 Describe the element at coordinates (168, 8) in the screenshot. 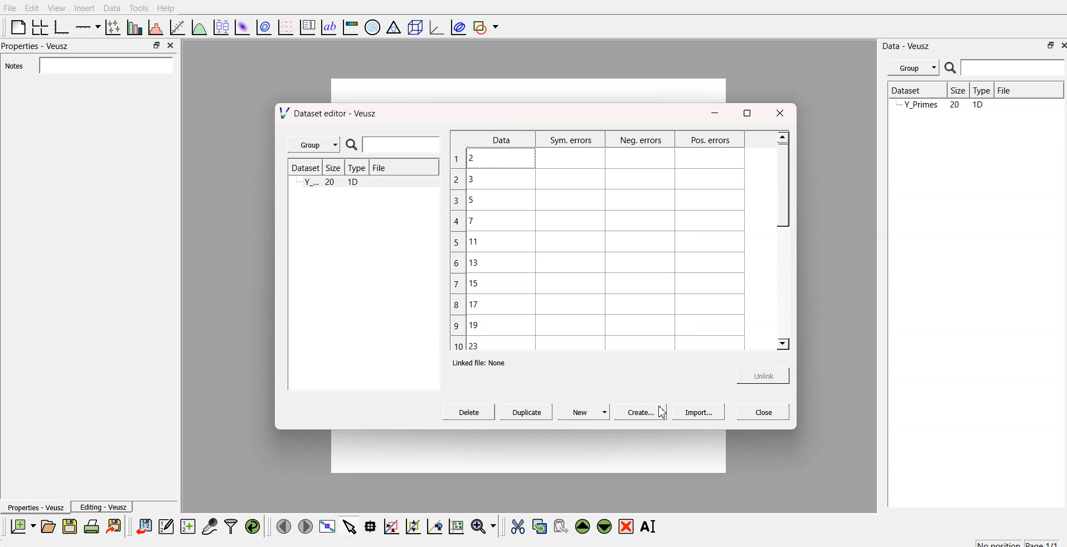

I see `Help` at that location.